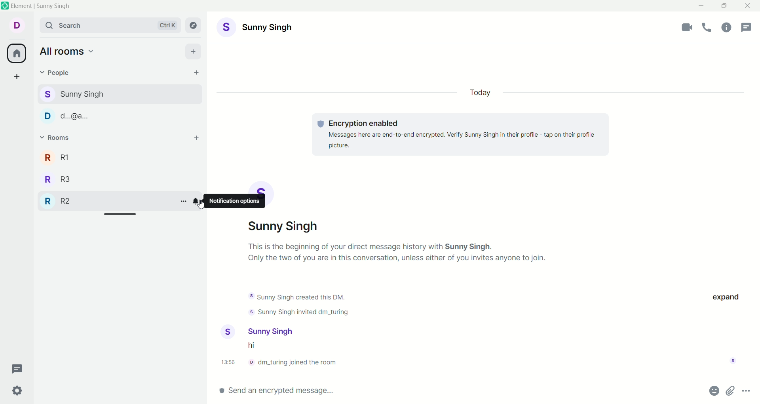 The width and height of the screenshot is (760, 404). Describe the element at coordinates (111, 26) in the screenshot. I see `search` at that location.